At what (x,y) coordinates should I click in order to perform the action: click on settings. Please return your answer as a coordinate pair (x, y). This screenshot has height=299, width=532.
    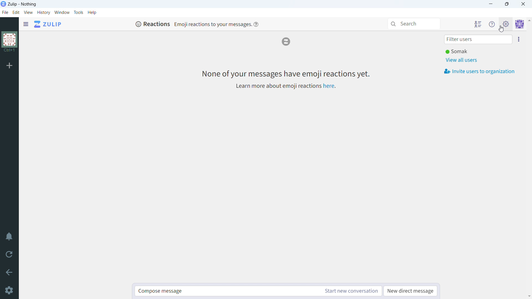
    Looking at the image, I should click on (9, 290).